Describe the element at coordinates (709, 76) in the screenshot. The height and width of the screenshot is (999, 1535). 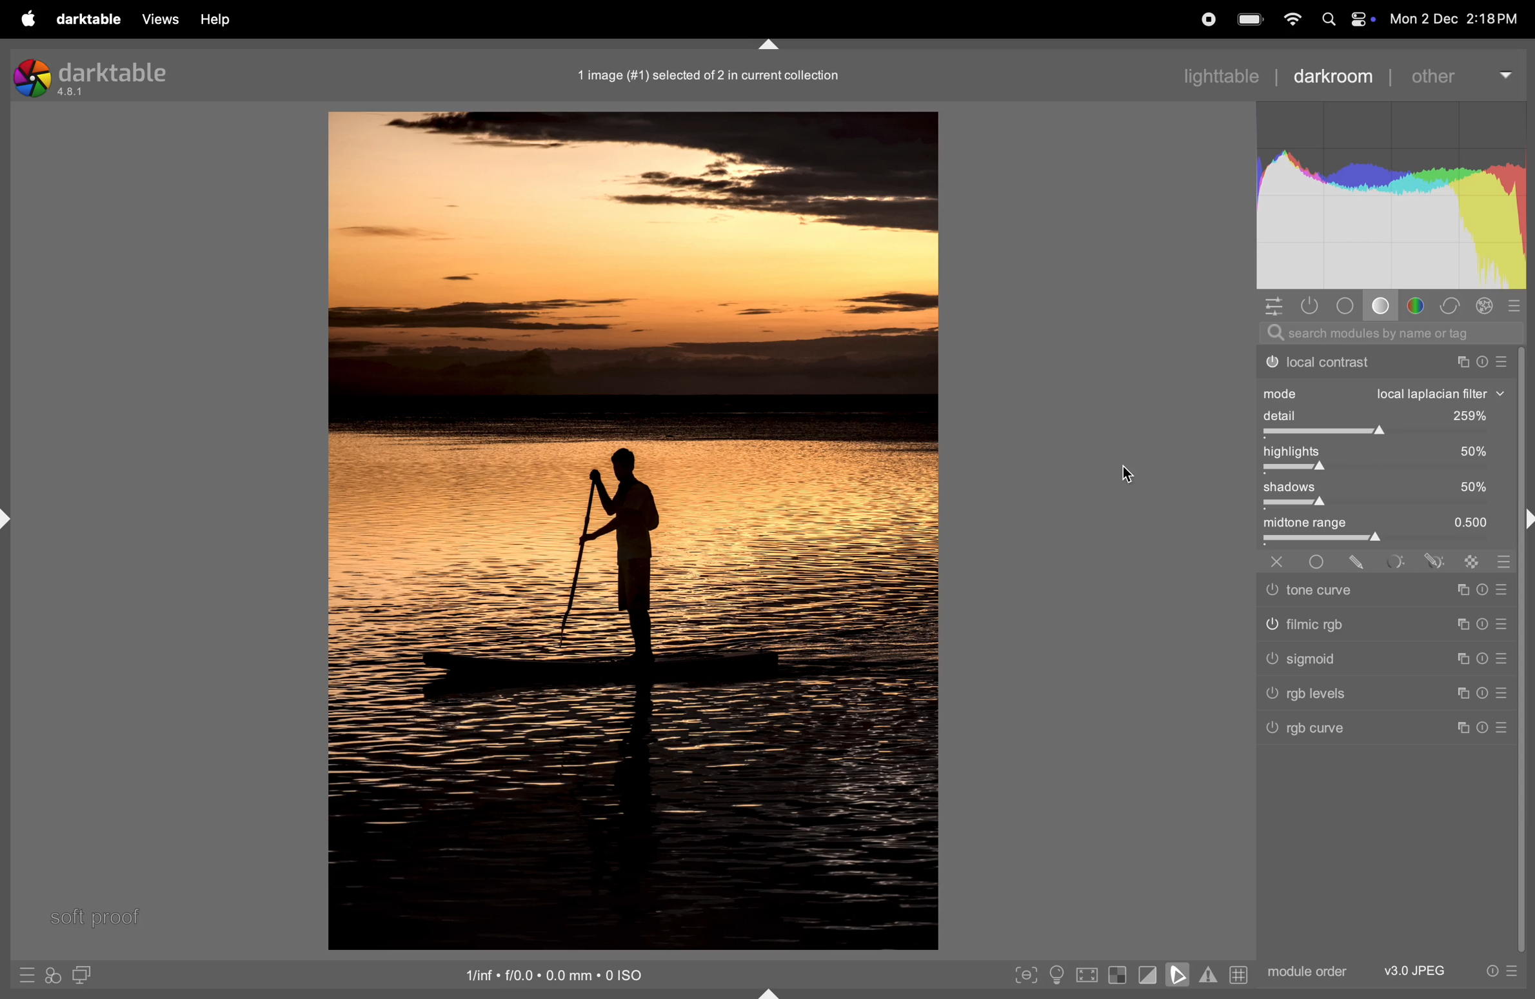
I see `image collection` at that location.